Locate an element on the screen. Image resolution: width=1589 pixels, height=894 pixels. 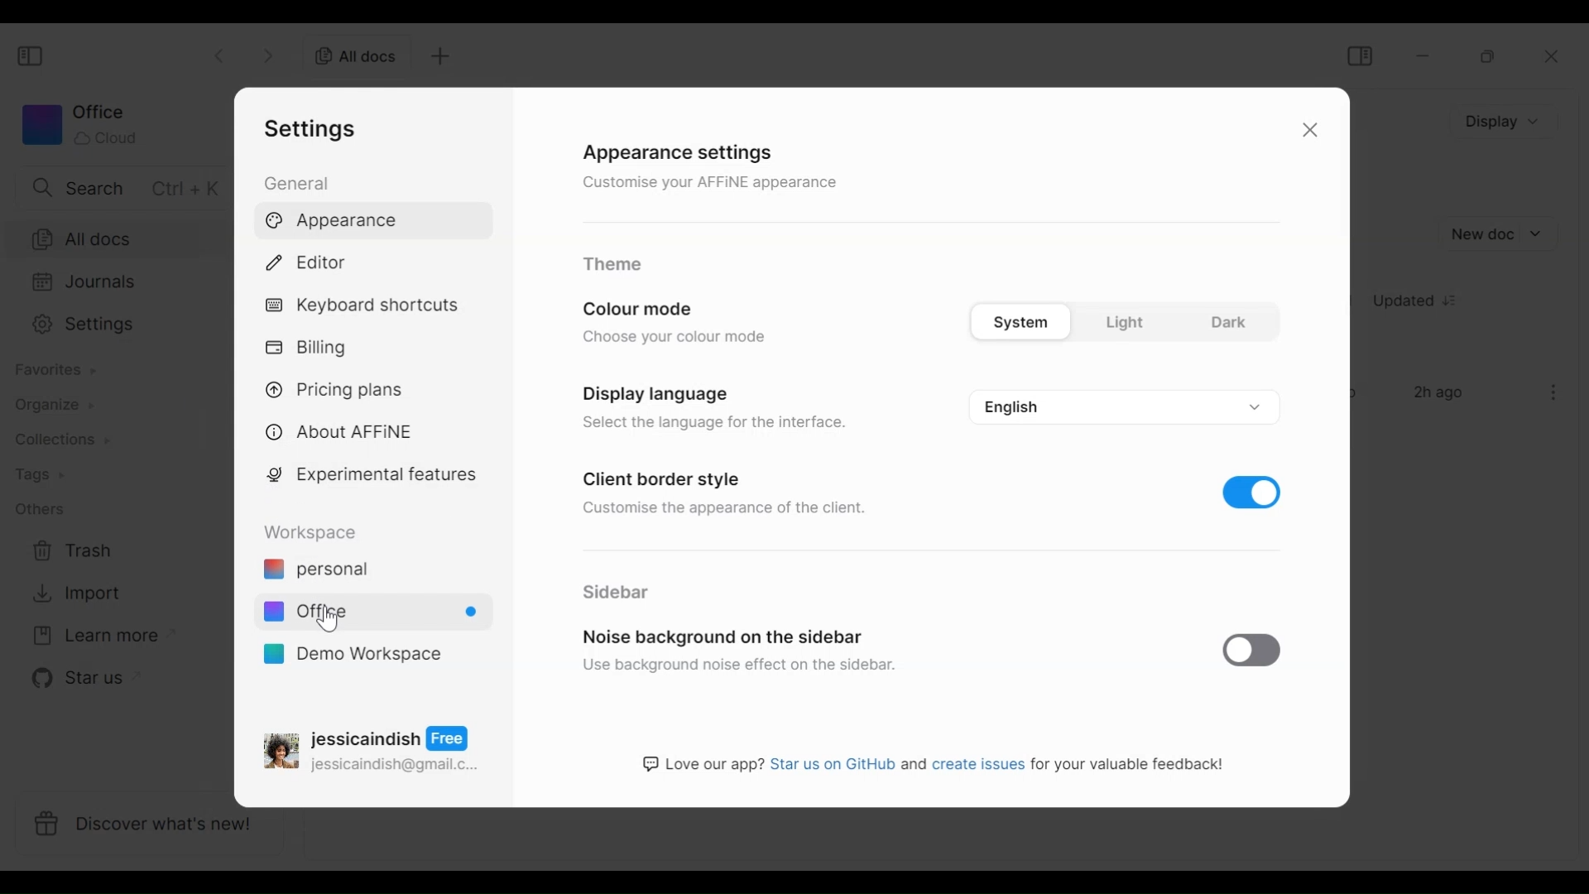
Updated is located at coordinates (1421, 303).